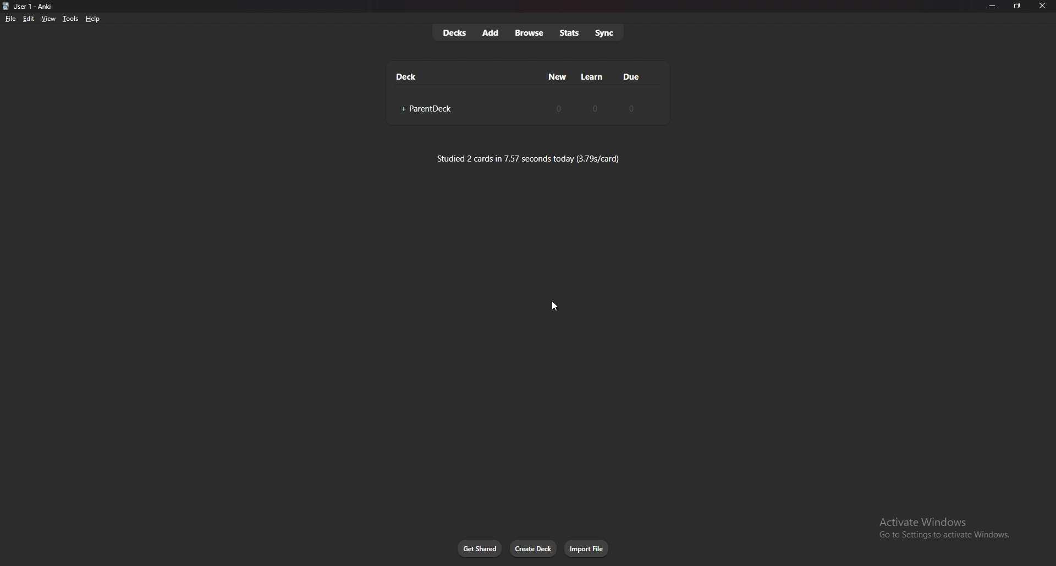  I want to click on add, so click(491, 32).